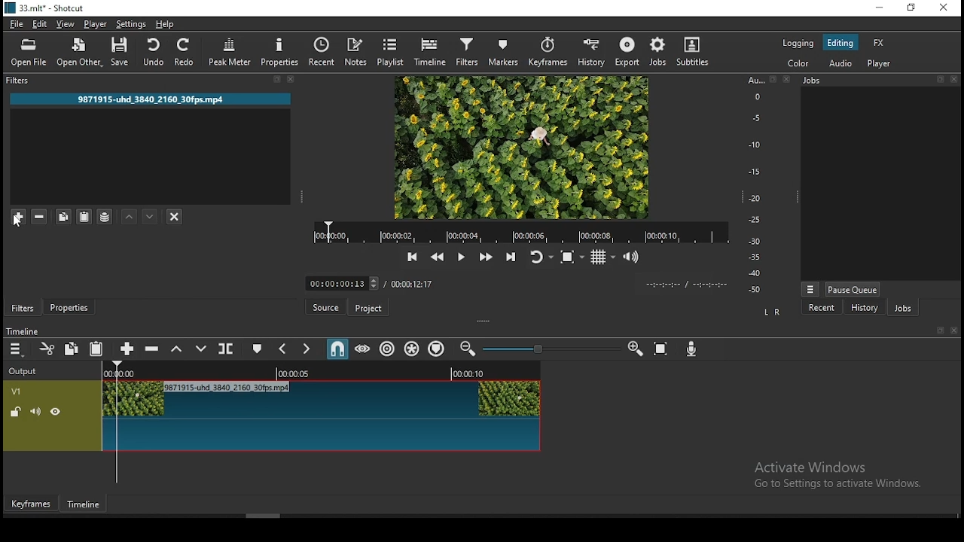  I want to click on 0, so click(758, 97).